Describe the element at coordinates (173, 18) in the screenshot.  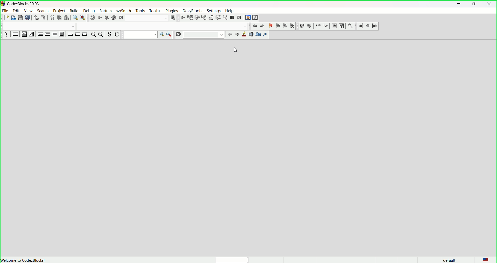
I see `show the select target` at that location.